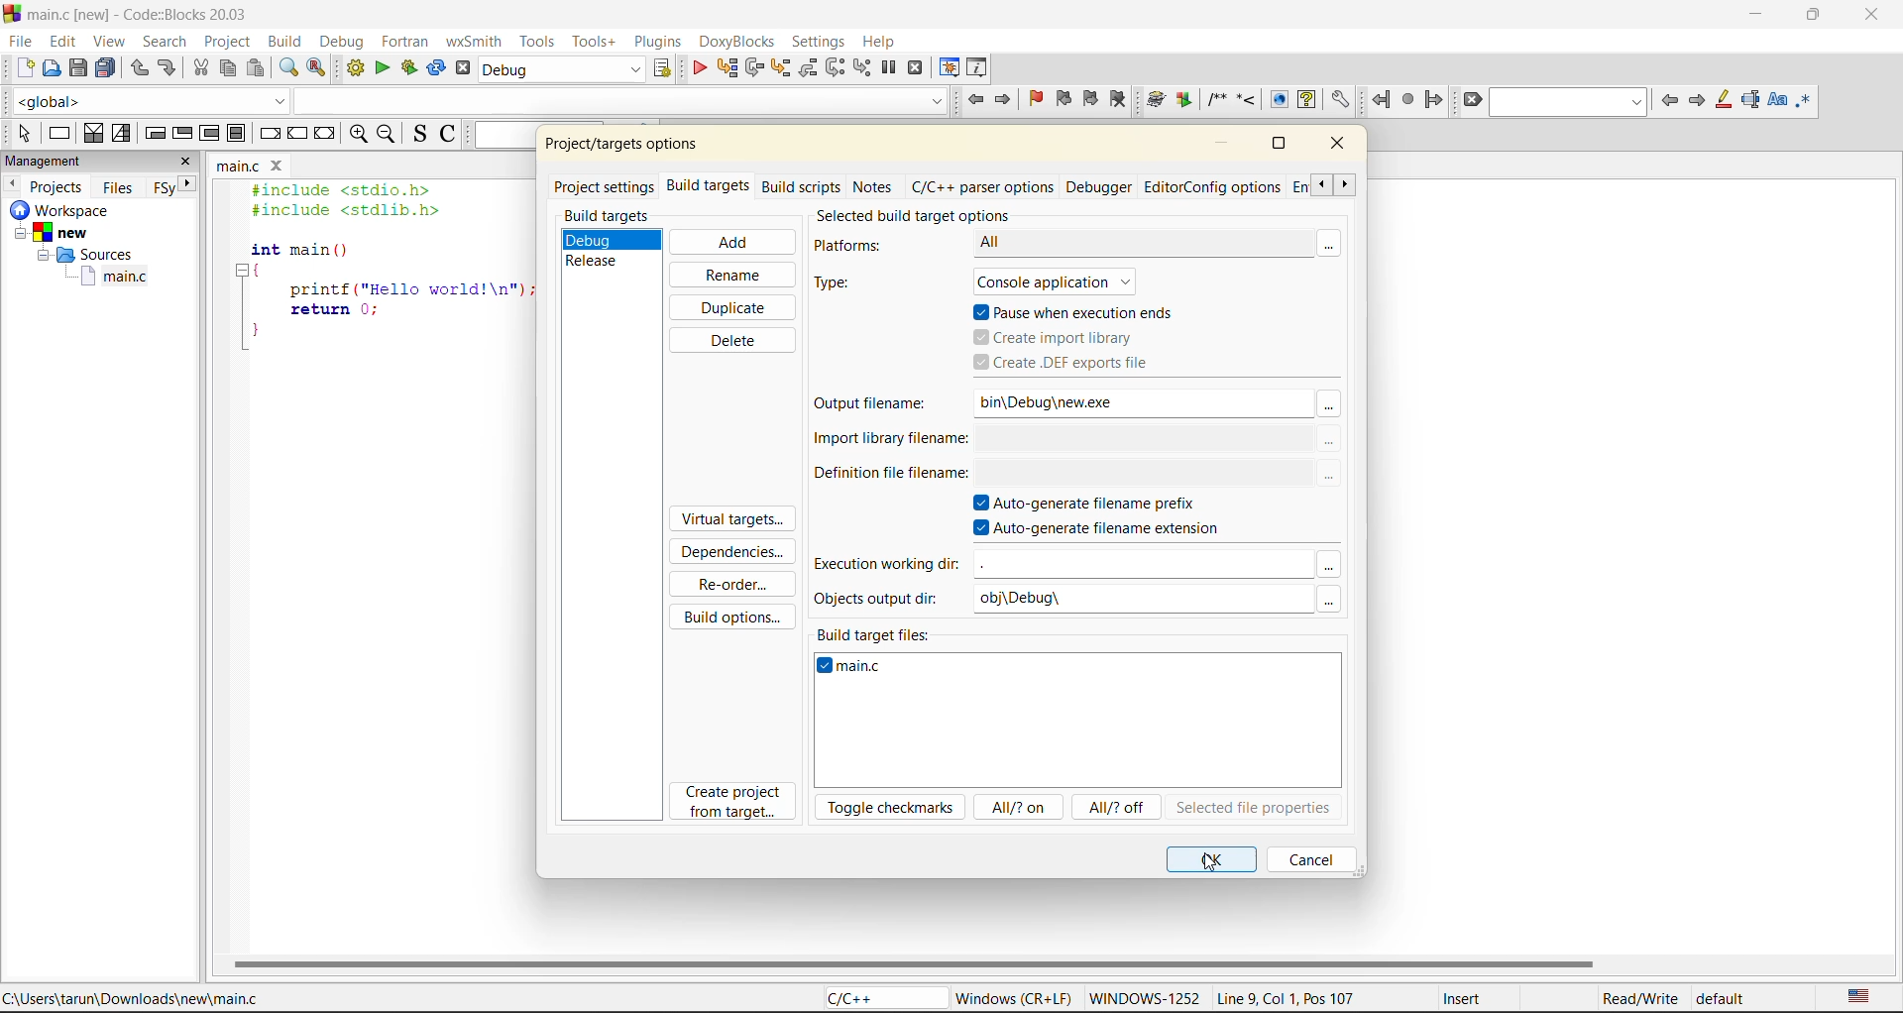 Image resolution: width=1903 pixels, height=1013 pixels. Describe the element at coordinates (1101, 186) in the screenshot. I see `debugger` at that location.